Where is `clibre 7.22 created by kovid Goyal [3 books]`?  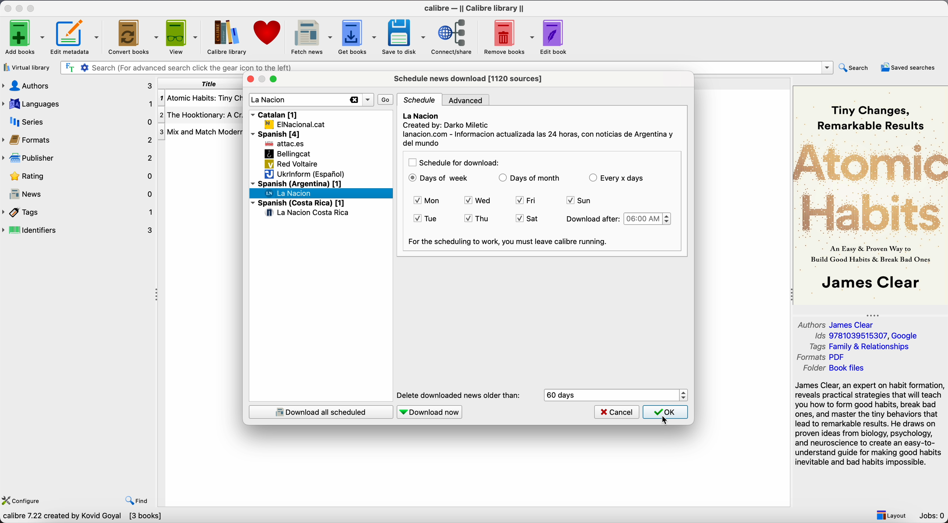 clibre 7.22 created by kovid Goyal [3 books] is located at coordinates (82, 517).